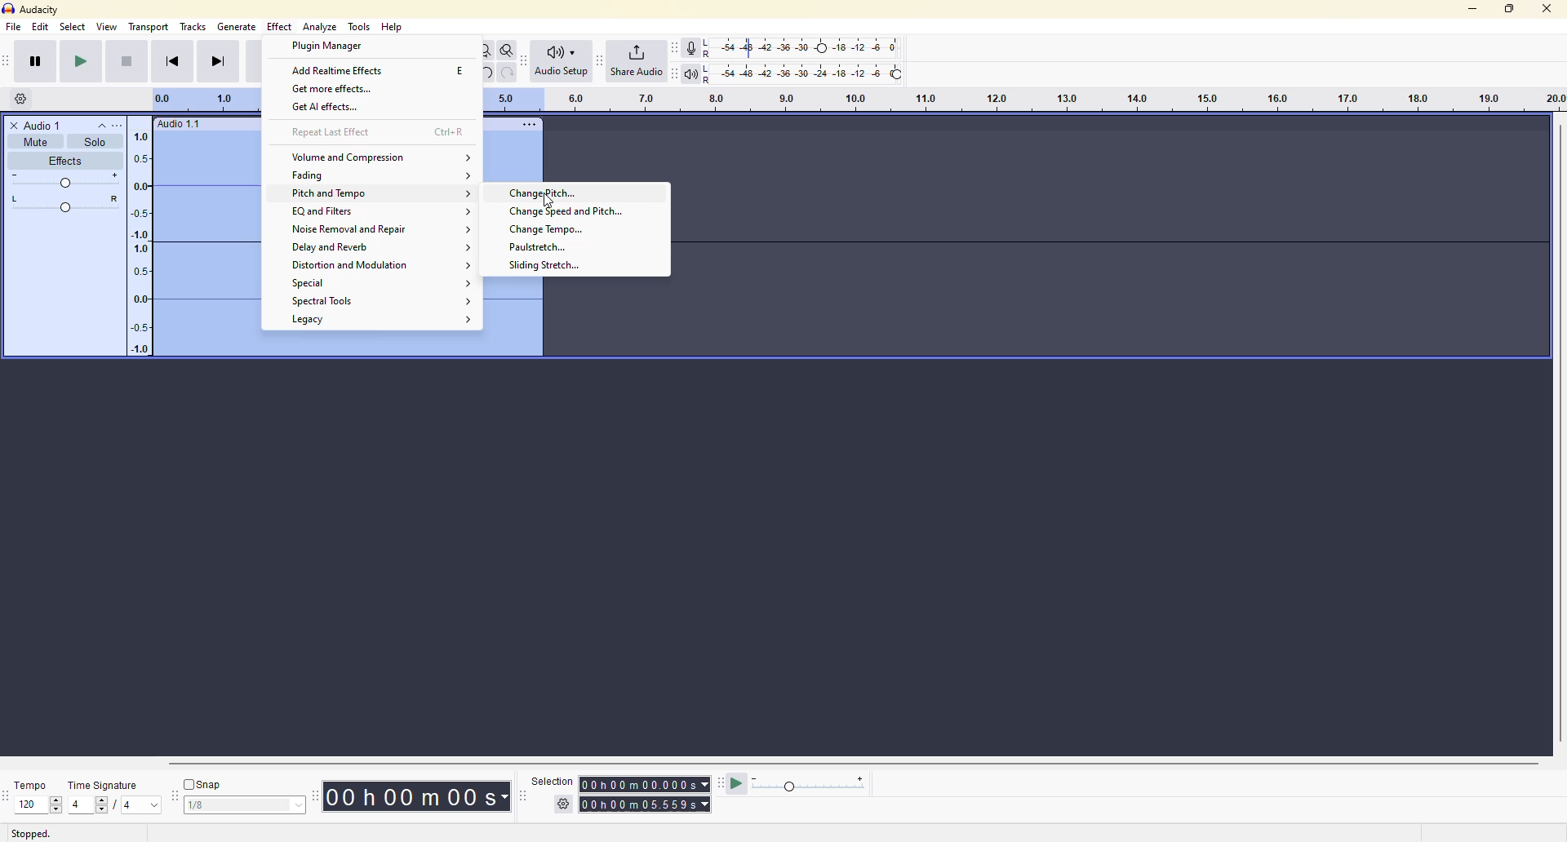 The image size is (1567, 842). I want to click on expand, so click(469, 320).